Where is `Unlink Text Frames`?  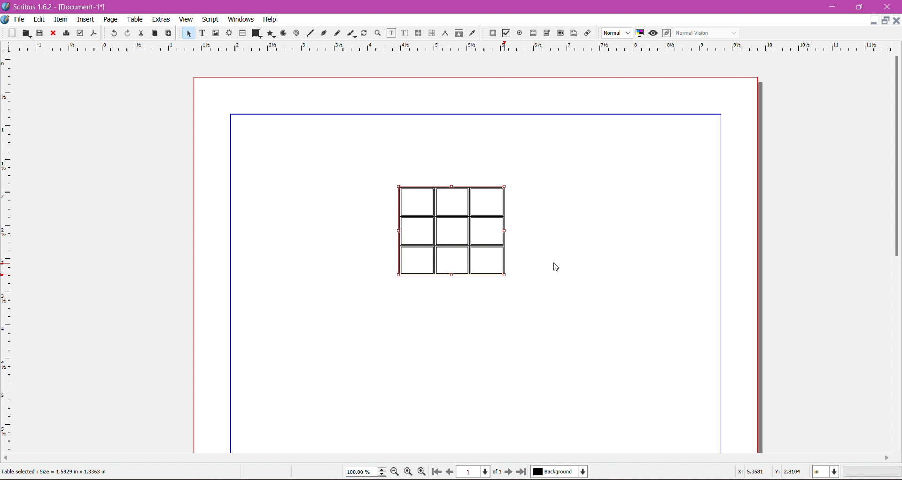
Unlink Text Frames is located at coordinates (431, 34).